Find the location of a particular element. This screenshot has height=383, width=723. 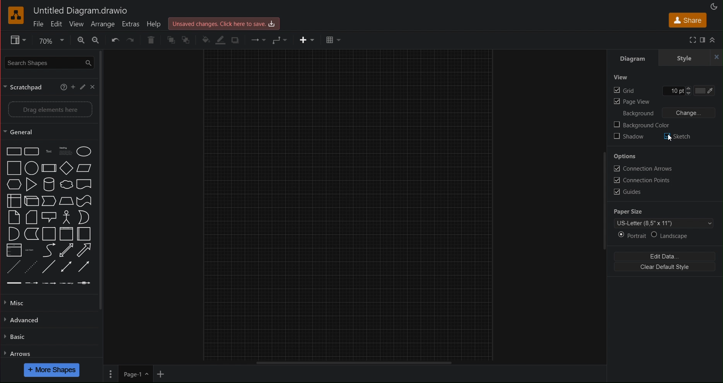

directional connector is located at coordinates (83, 267).